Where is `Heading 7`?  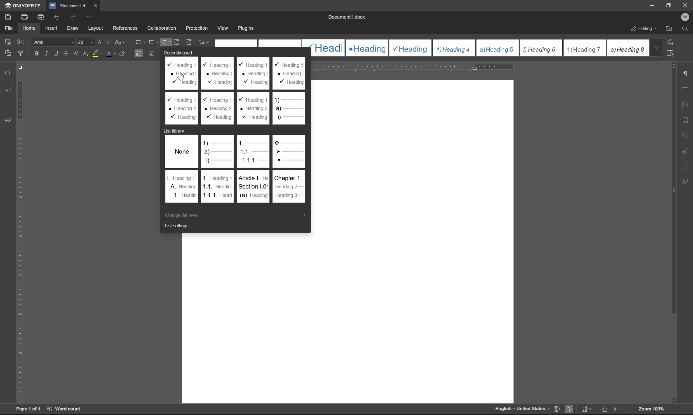
Heading 7 is located at coordinates (585, 48).